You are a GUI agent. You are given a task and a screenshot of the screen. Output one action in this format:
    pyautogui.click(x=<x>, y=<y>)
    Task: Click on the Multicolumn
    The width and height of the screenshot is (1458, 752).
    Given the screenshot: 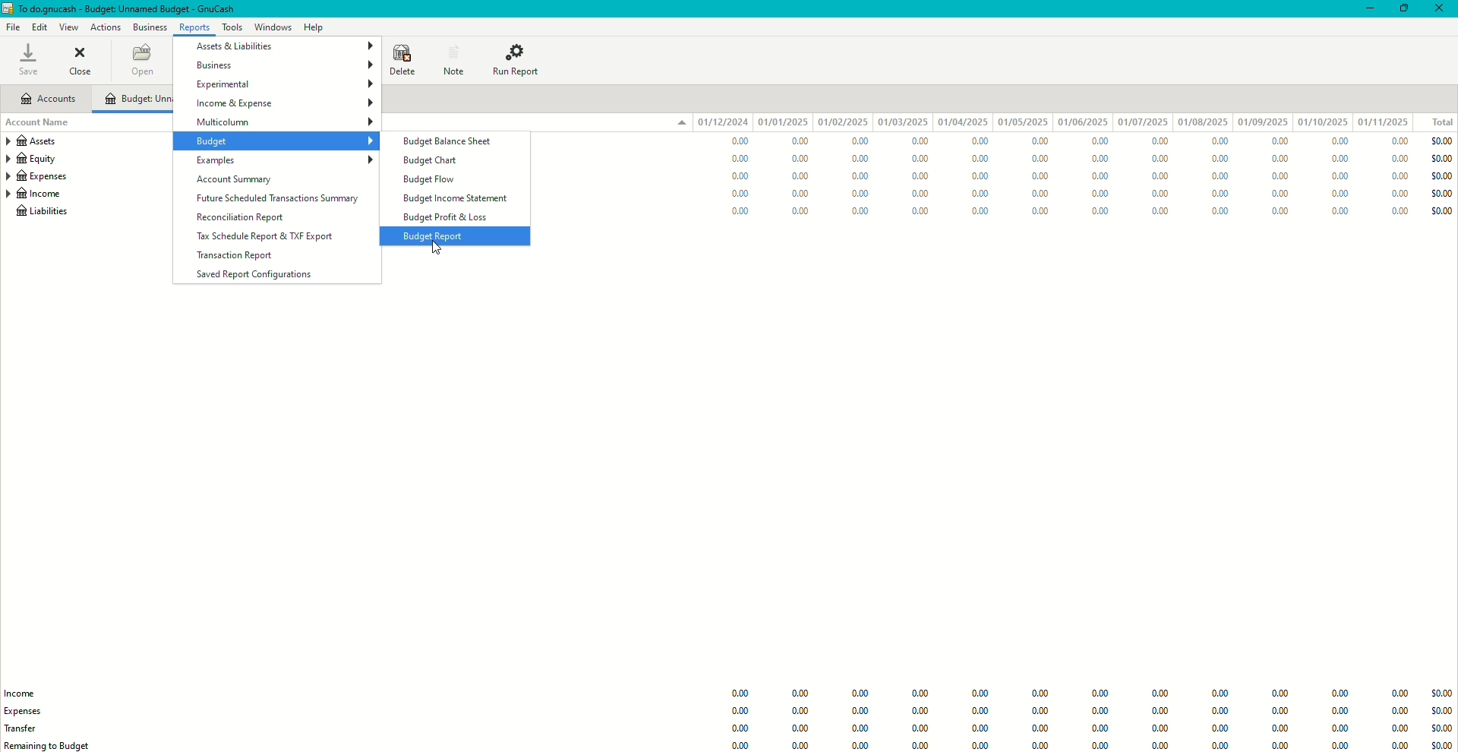 What is the action you would take?
    pyautogui.click(x=288, y=122)
    